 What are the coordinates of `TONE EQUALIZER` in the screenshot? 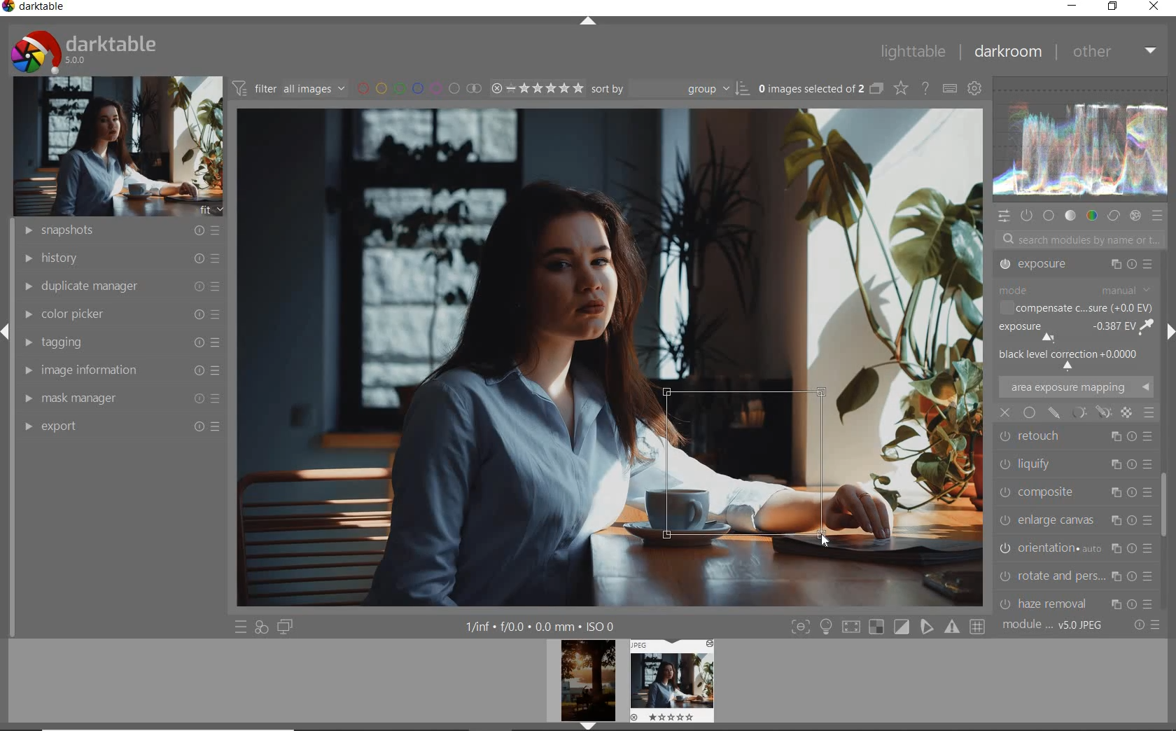 It's located at (1074, 297).